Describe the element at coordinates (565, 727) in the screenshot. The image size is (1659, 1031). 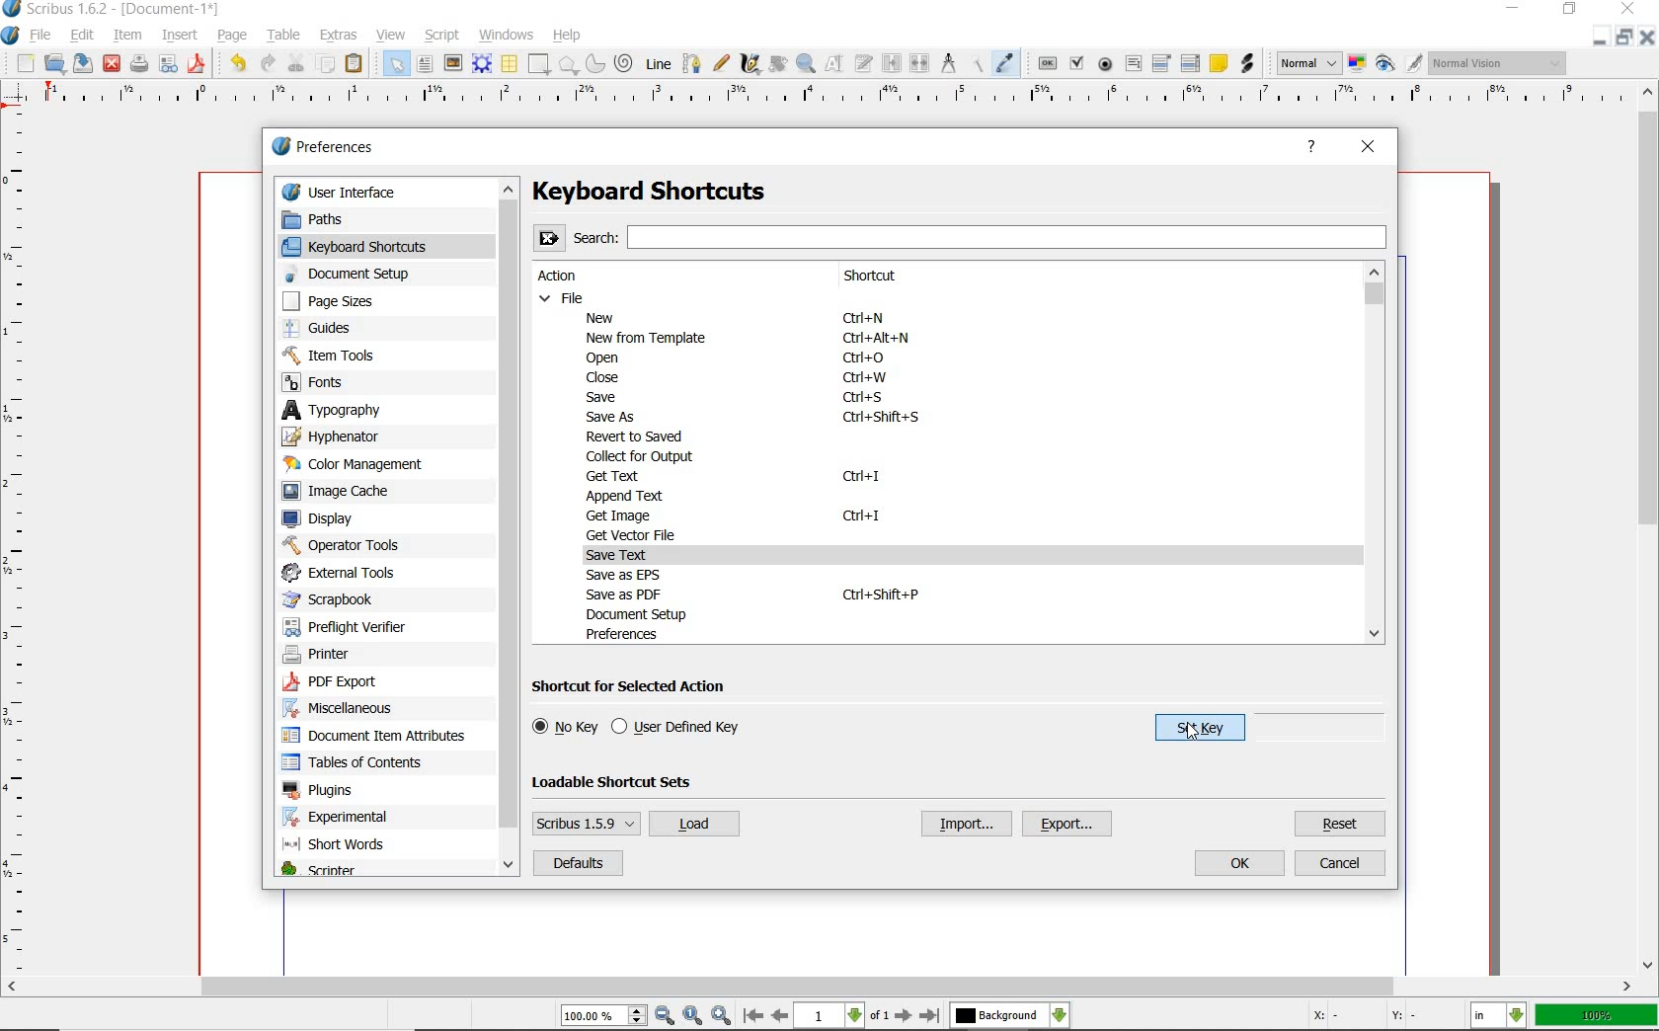
I see `no key` at that location.